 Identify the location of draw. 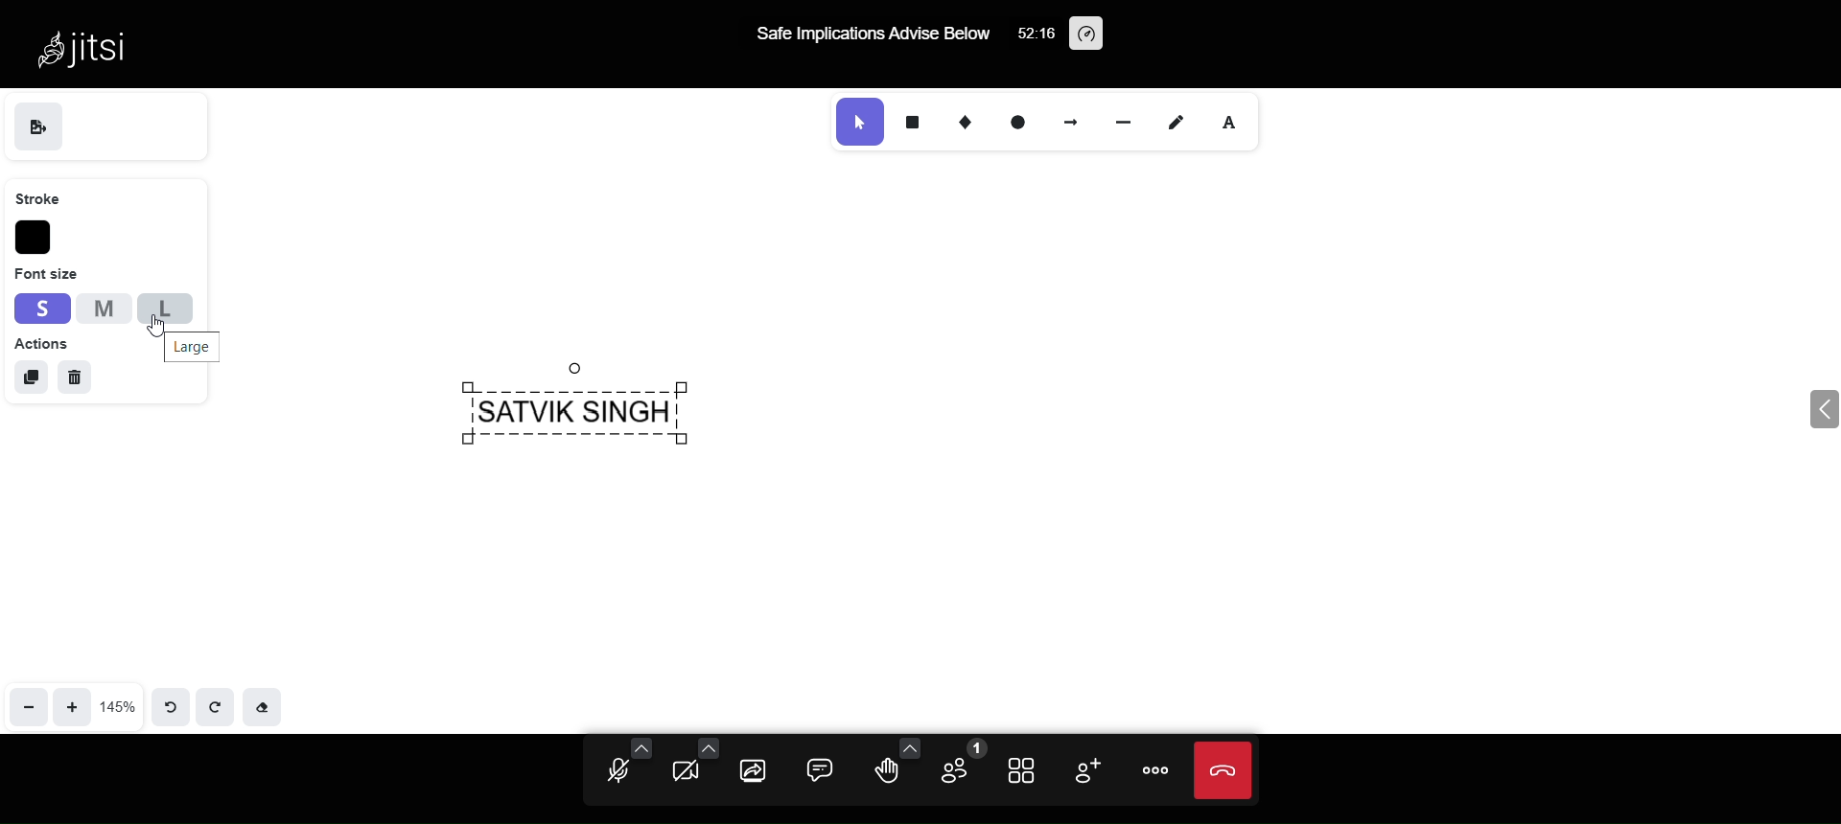
(1179, 122).